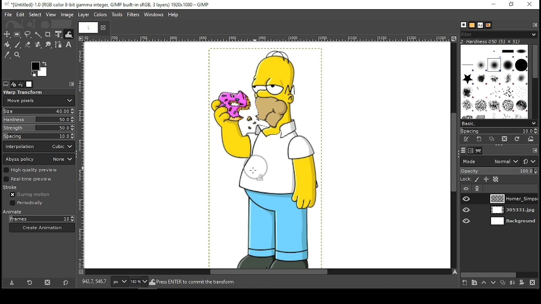 The width and height of the screenshot is (541, 304). Describe the element at coordinates (68, 44) in the screenshot. I see `text tool` at that location.